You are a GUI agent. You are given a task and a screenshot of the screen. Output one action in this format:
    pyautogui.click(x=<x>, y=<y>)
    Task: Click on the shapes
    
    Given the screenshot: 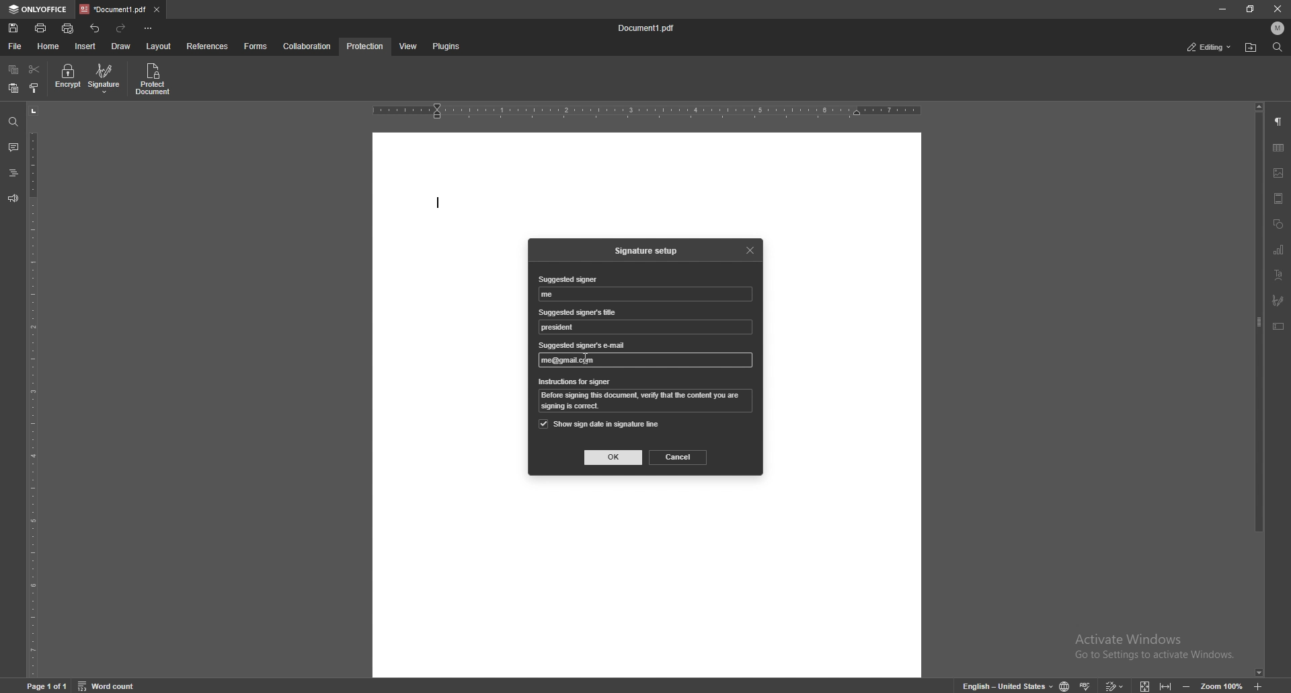 What is the action you would take?
    pyautogui.click(x=1278, y=225)
    